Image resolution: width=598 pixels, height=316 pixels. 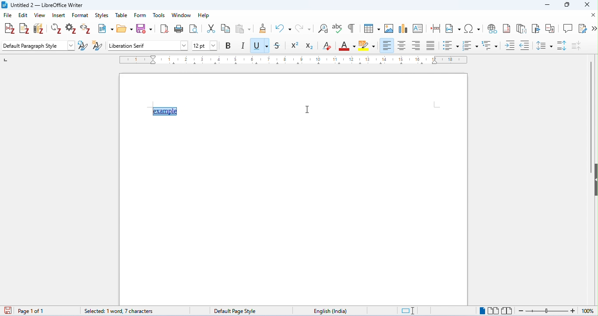 What do you see at coordinates (83, 46) in the screenshot?
I see `update selected style` at bounding box center [83, 46].